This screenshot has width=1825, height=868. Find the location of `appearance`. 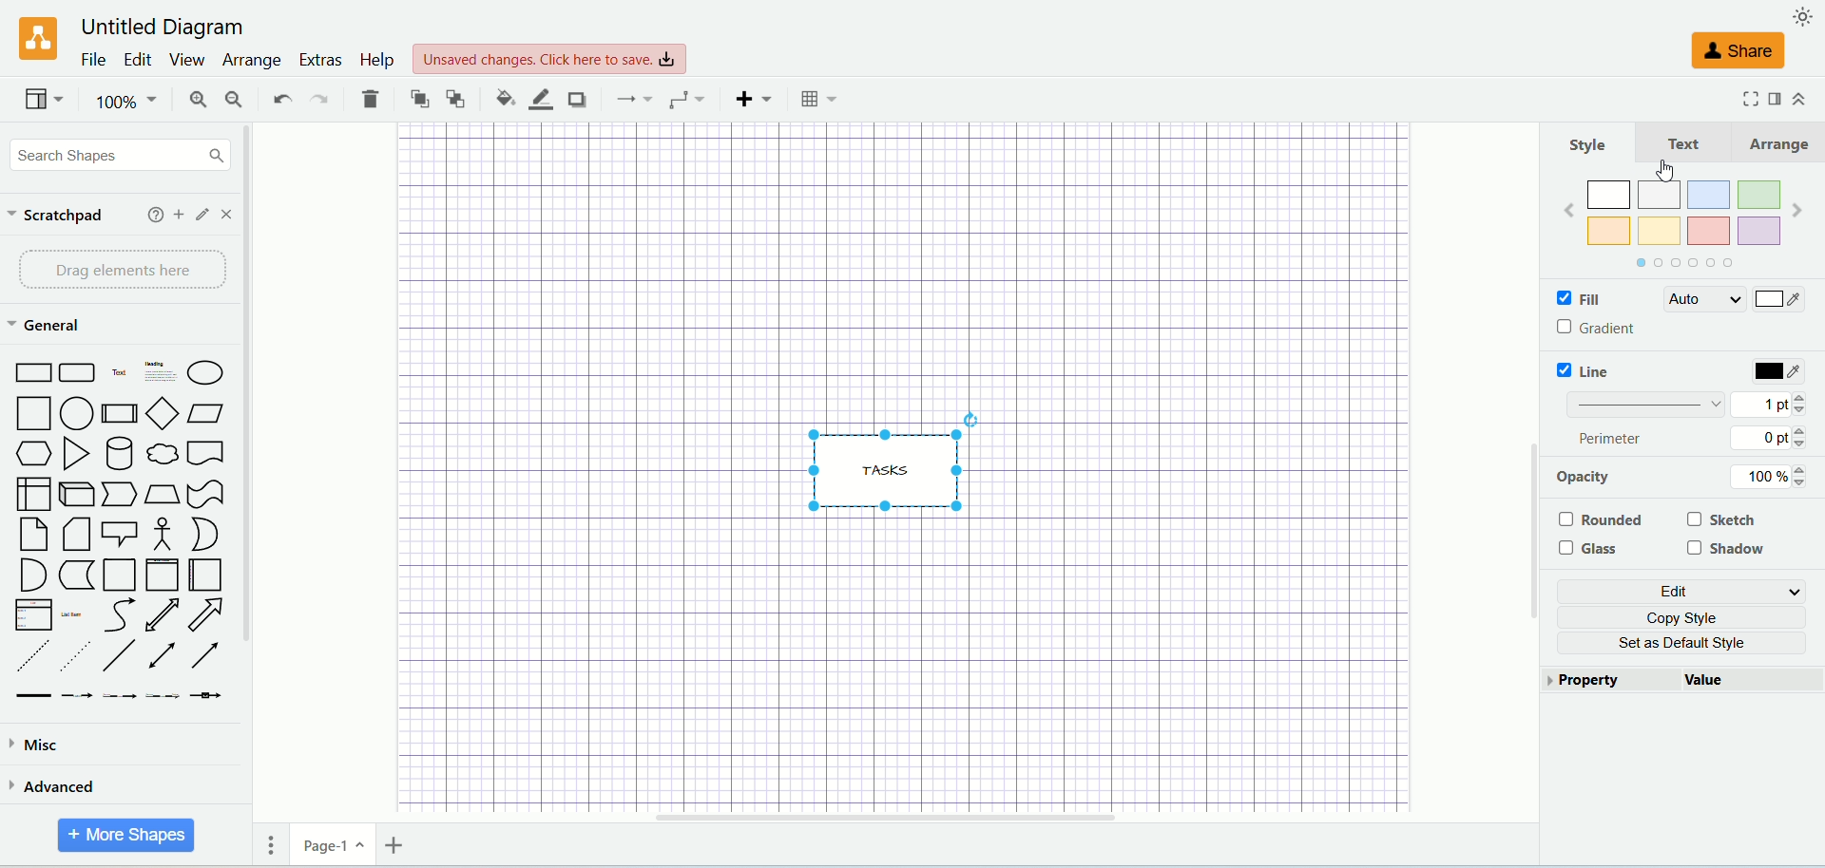

appearance is located at coordinates (1804, 15).